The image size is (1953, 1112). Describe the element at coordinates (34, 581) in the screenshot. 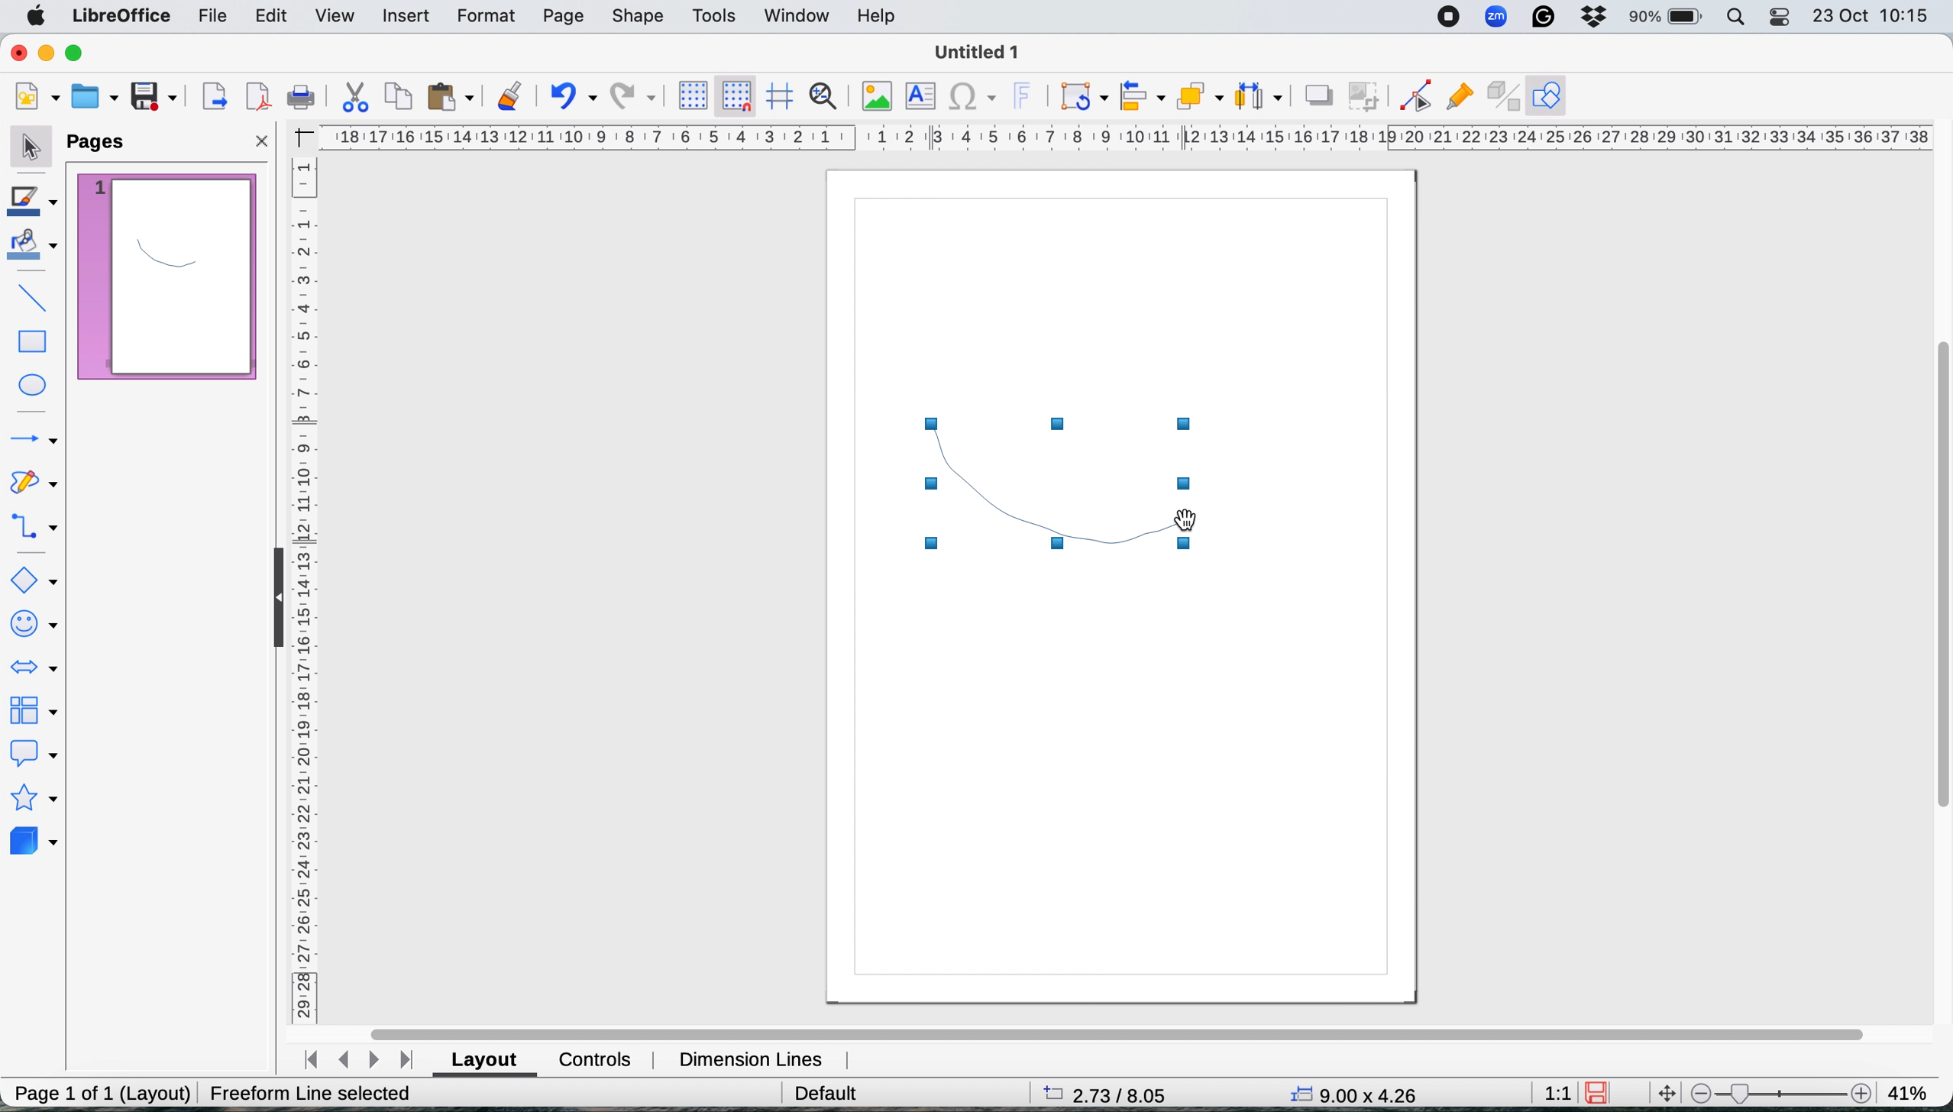

I see `basic shapes` at that location.